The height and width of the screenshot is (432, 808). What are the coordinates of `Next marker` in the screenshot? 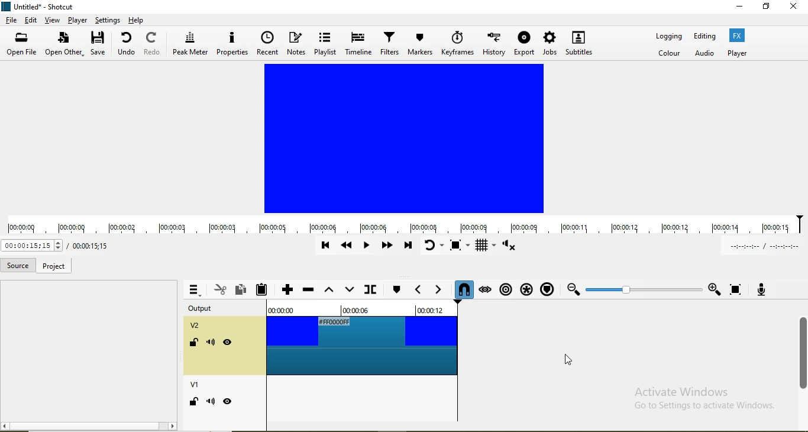 It's located at (435, 290).